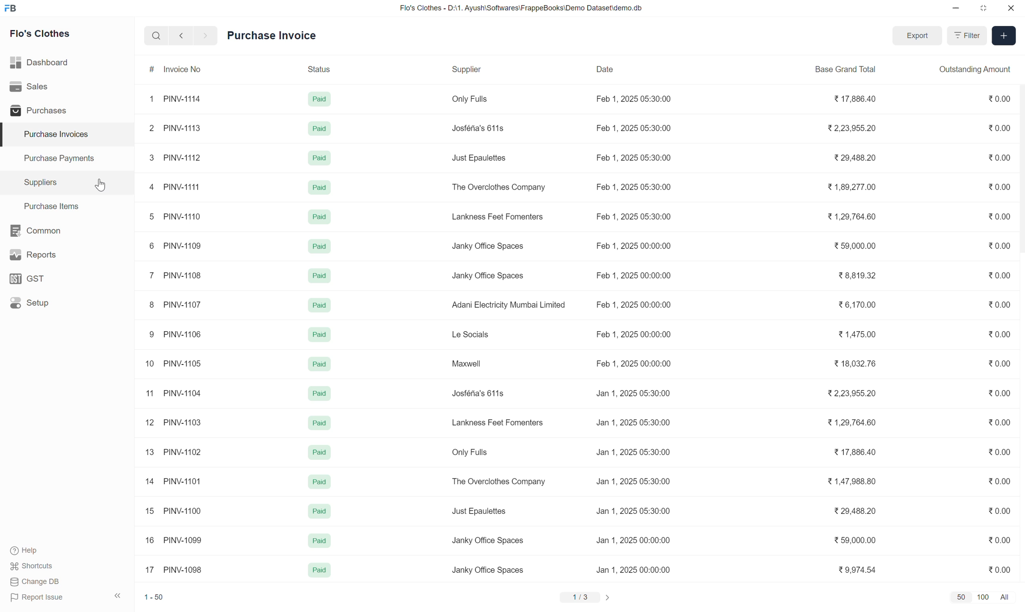 The image size is (1025, 612). Describe the element at coordinates (508, 306) in the screenshot. I see `Adani Electricity Mumbai Limited` at that location.